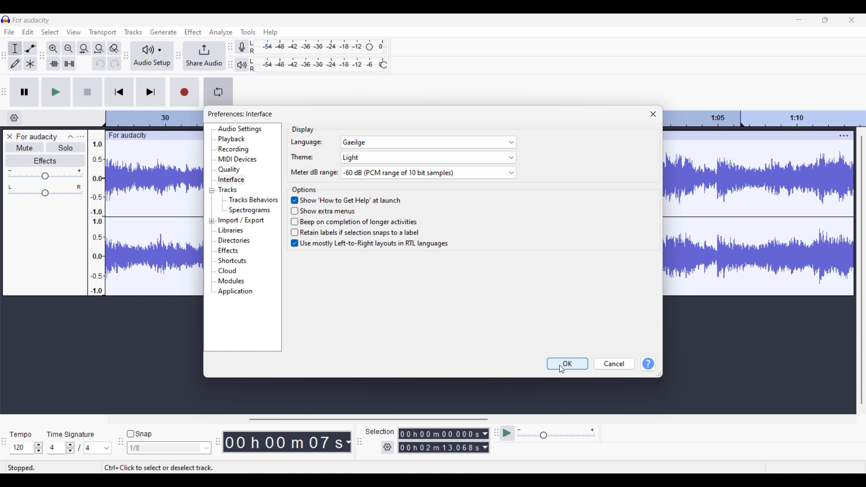 The width and height of the screenshot is (866, 487). What do you see at coordinates (21, 435) in the screenshot?
I see `tempo` at bounding box center [21, 435].